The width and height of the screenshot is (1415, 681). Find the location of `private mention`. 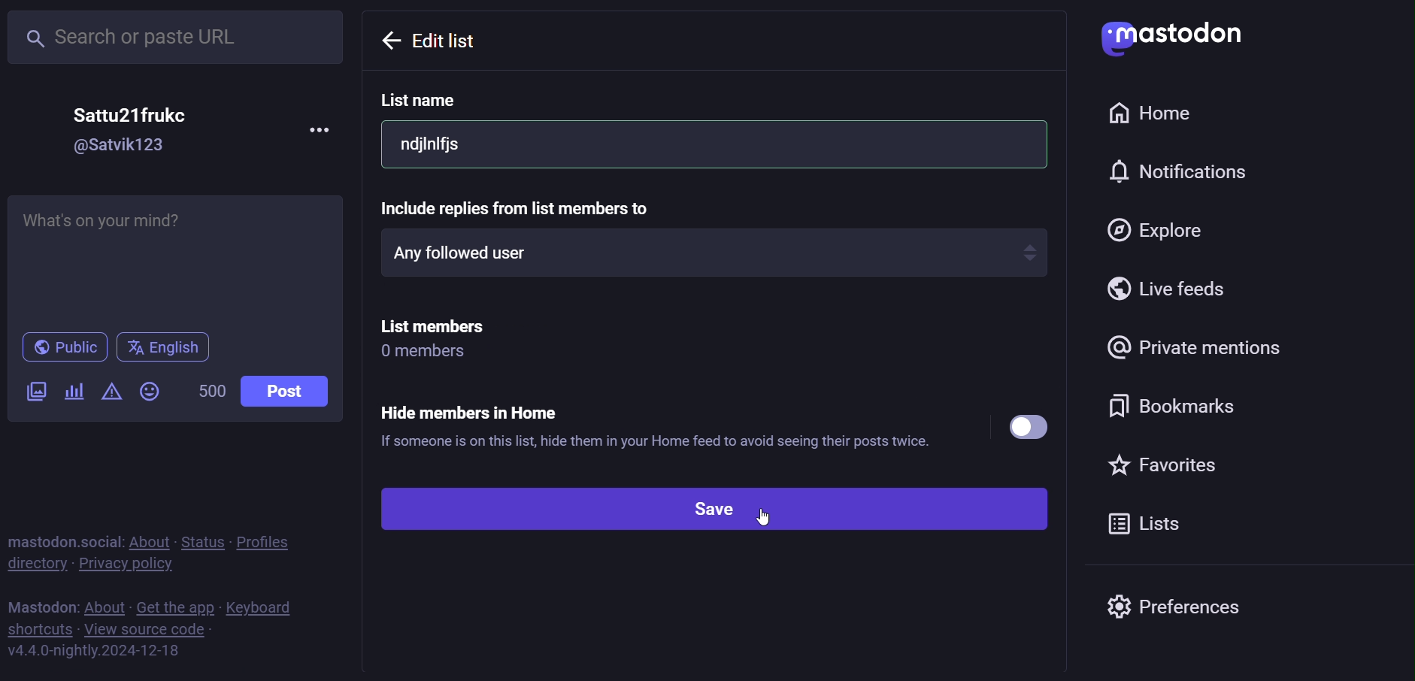

private mention is located at coordinates (1198, 350).